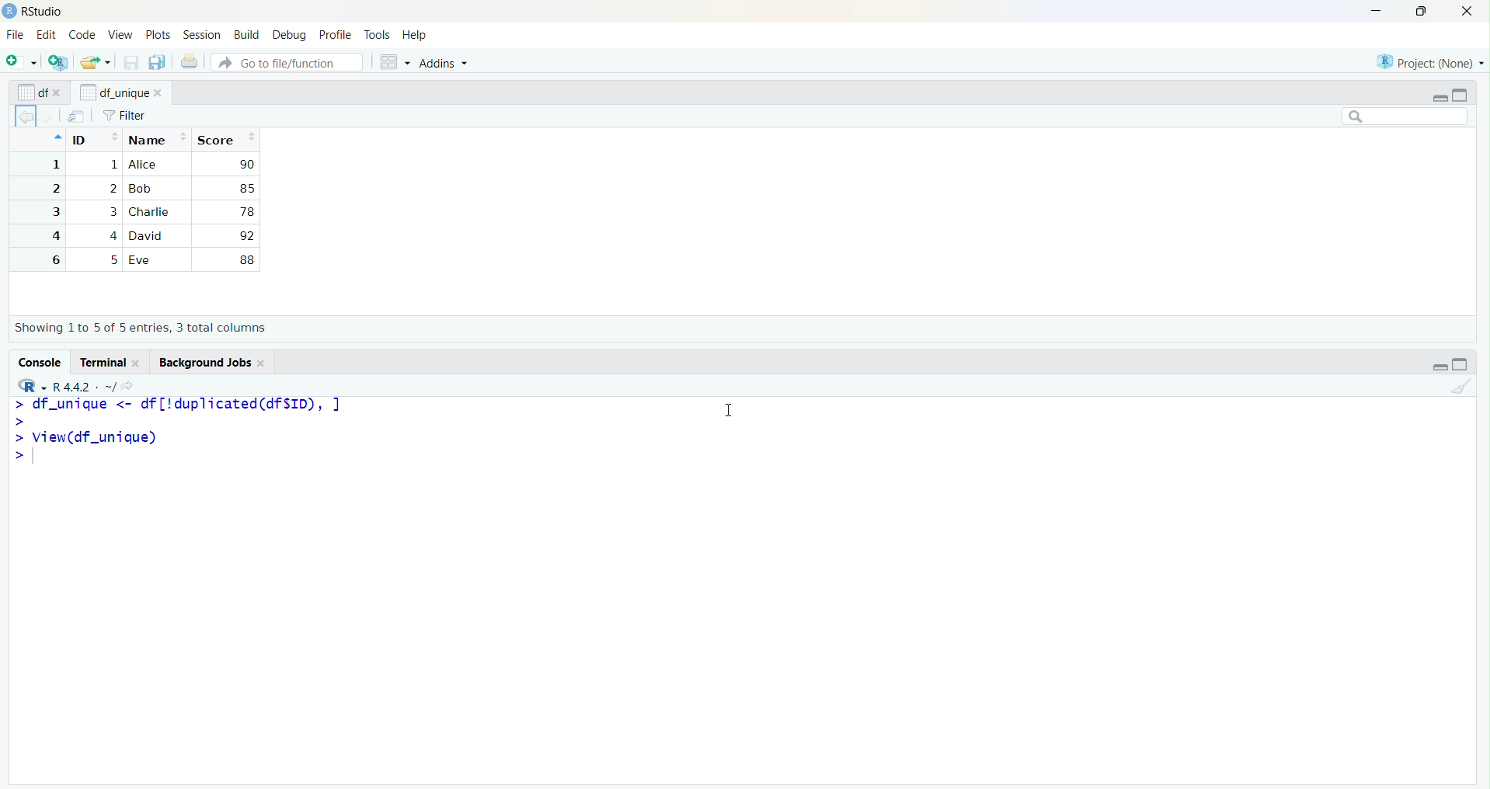 This screenshot has height=789, width=1490. I want to click on 85, so click(245, 259).